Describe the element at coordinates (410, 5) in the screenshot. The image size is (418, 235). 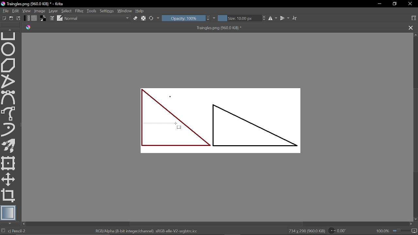
I see `Close` at that location.